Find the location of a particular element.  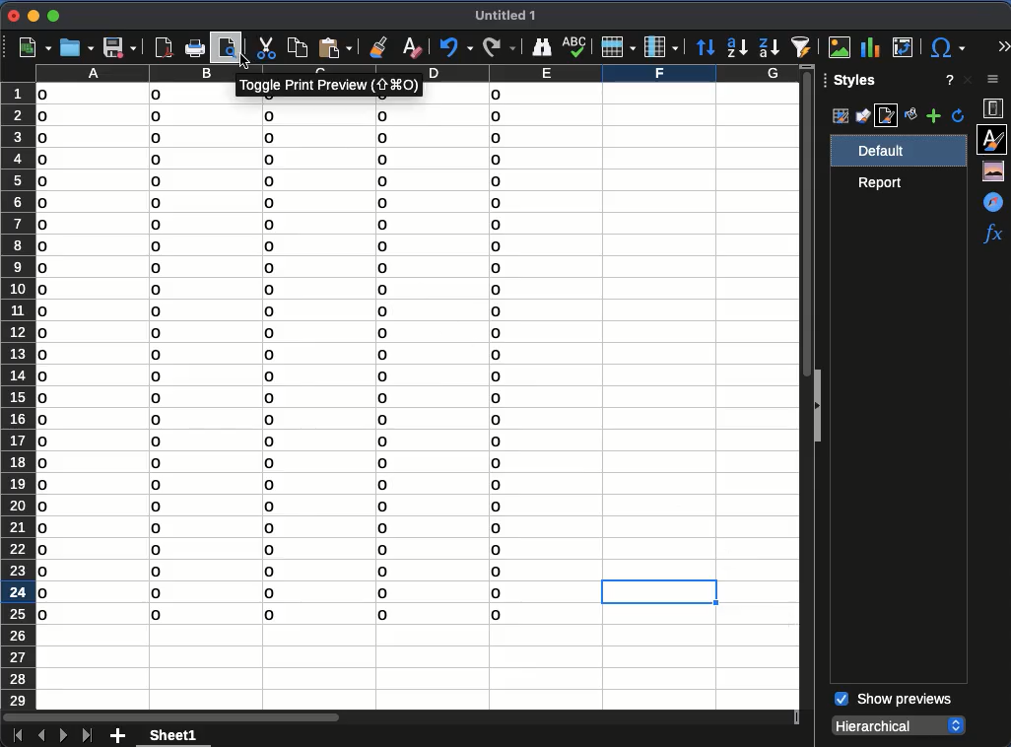

expand is located at coordinates (1001, 44).